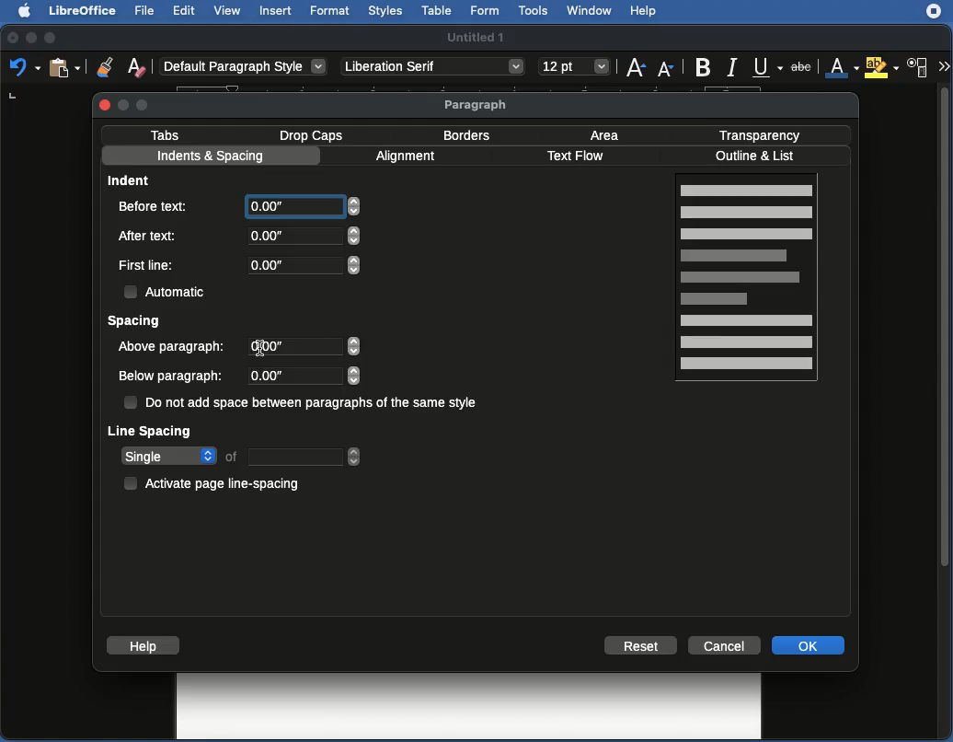  Describe the element at coordinates (300, 376) in the screenshot. I see `0.00"` at that location.